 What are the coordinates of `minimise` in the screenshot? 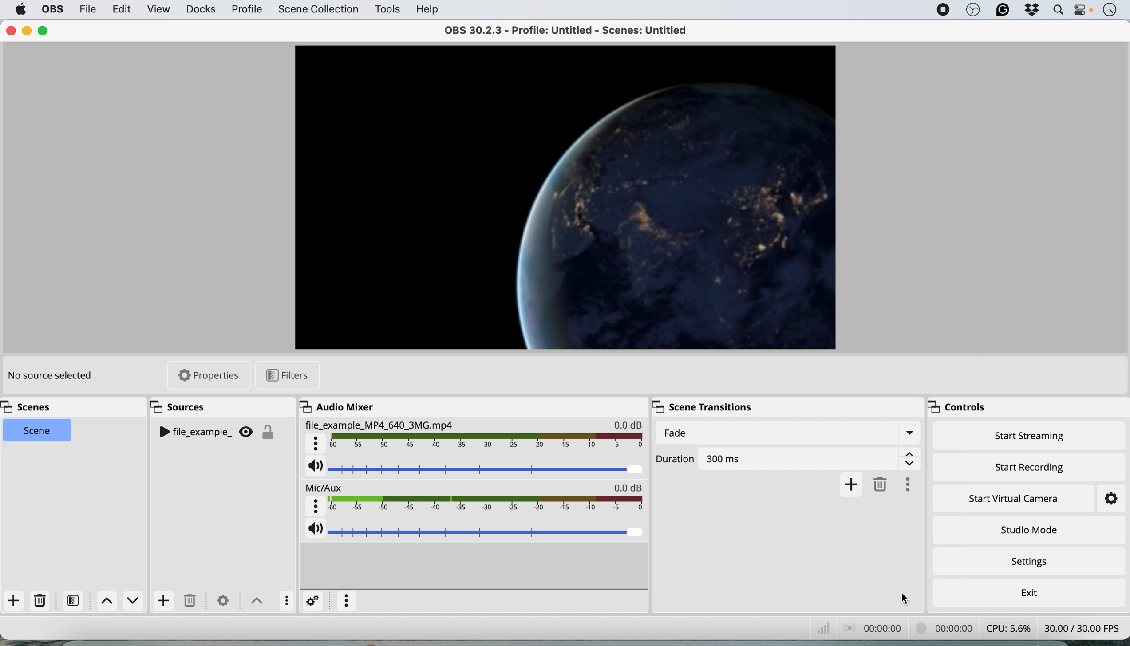 It's located at (26, 30).